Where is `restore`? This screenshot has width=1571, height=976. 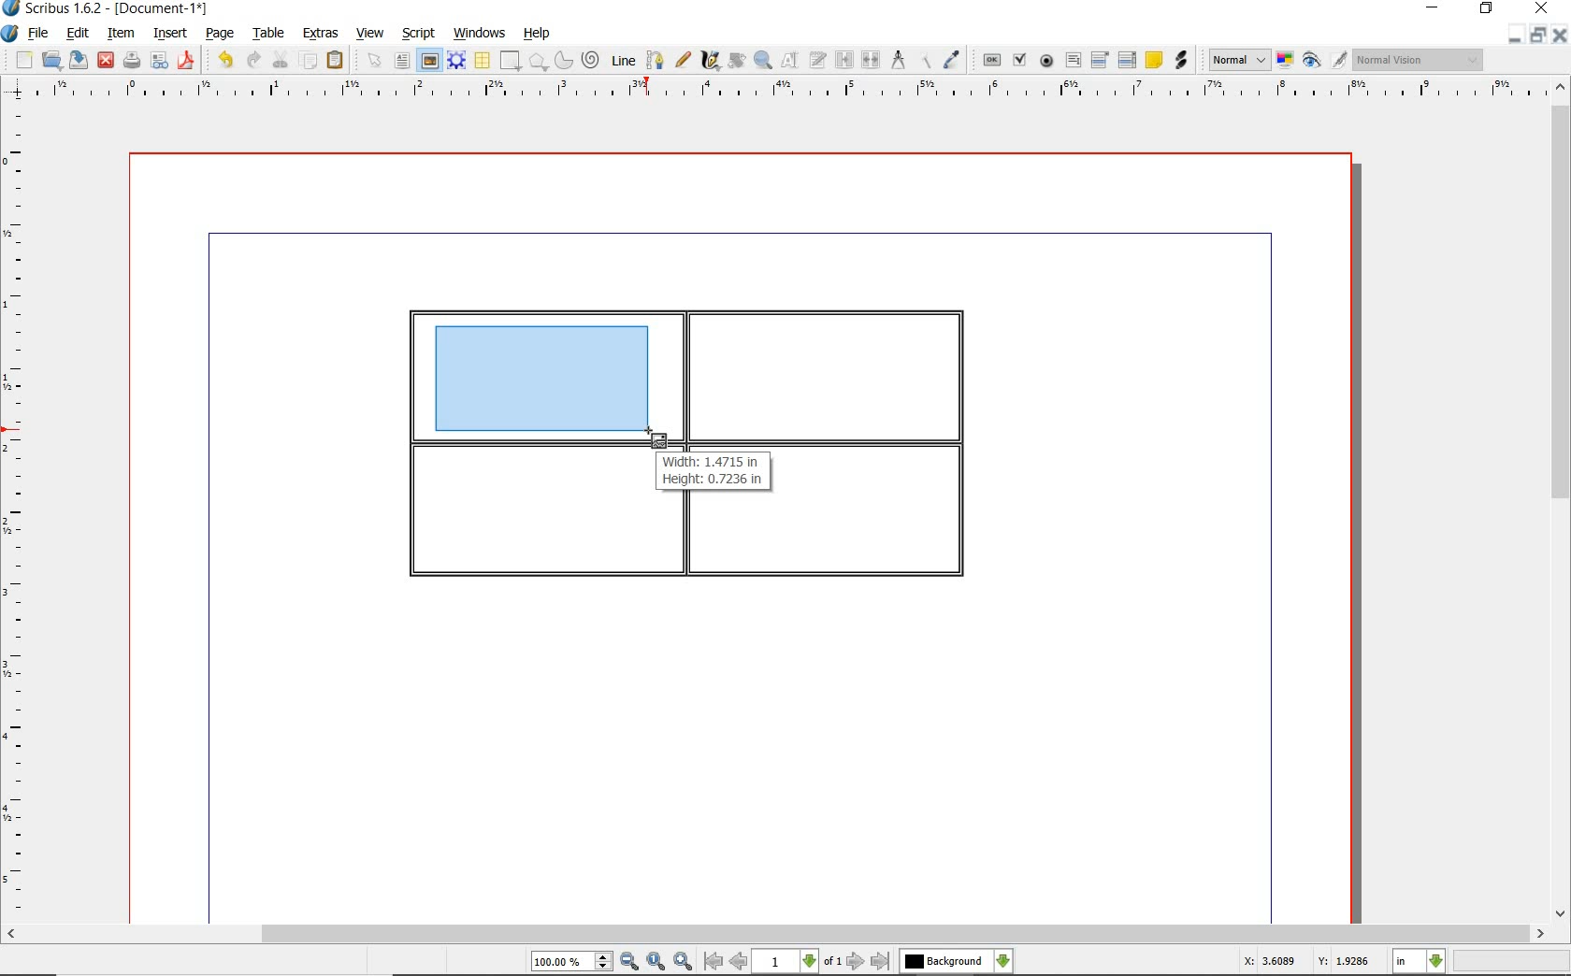 restore is located at coordinates (1536, 36).